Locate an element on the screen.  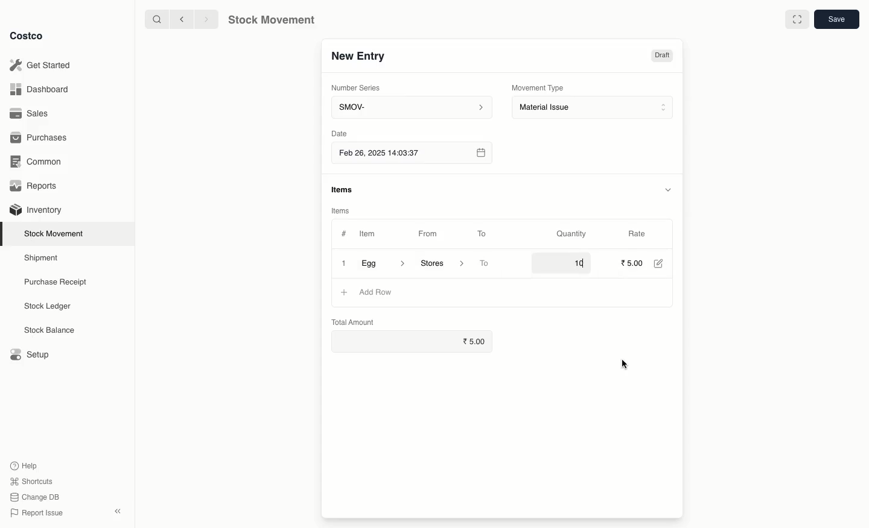
Draft is located at coordinates (661, 57).